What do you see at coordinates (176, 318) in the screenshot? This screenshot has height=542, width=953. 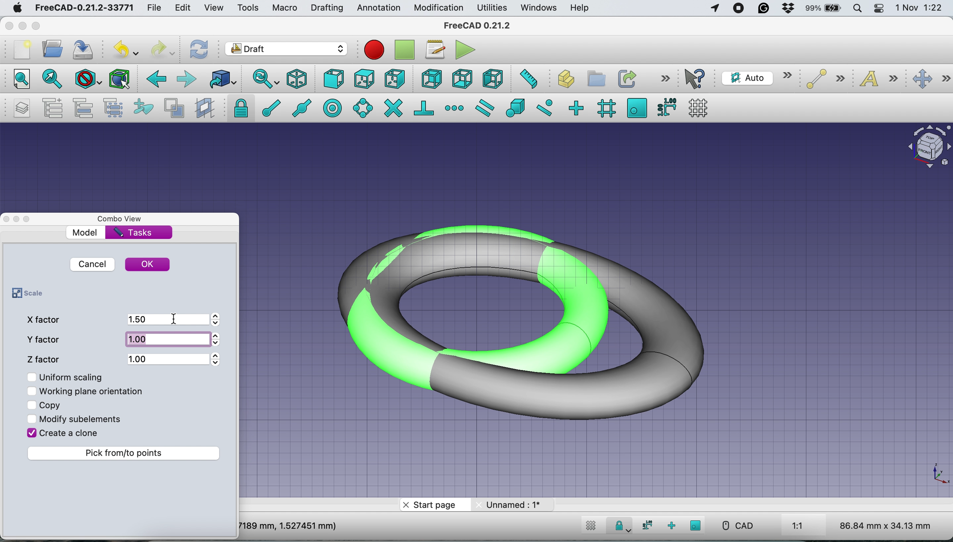 I see `cursor` at bounding box center [176, 318].